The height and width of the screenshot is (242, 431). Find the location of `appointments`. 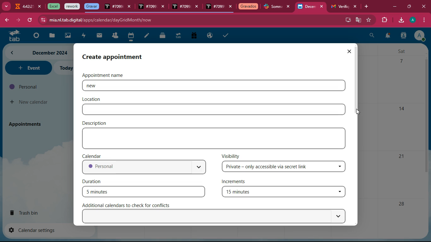

appointments is located at coordinates (27, 124).